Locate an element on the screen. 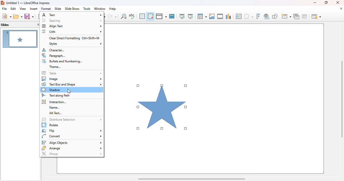  redo is located at coordinates (112, 16).